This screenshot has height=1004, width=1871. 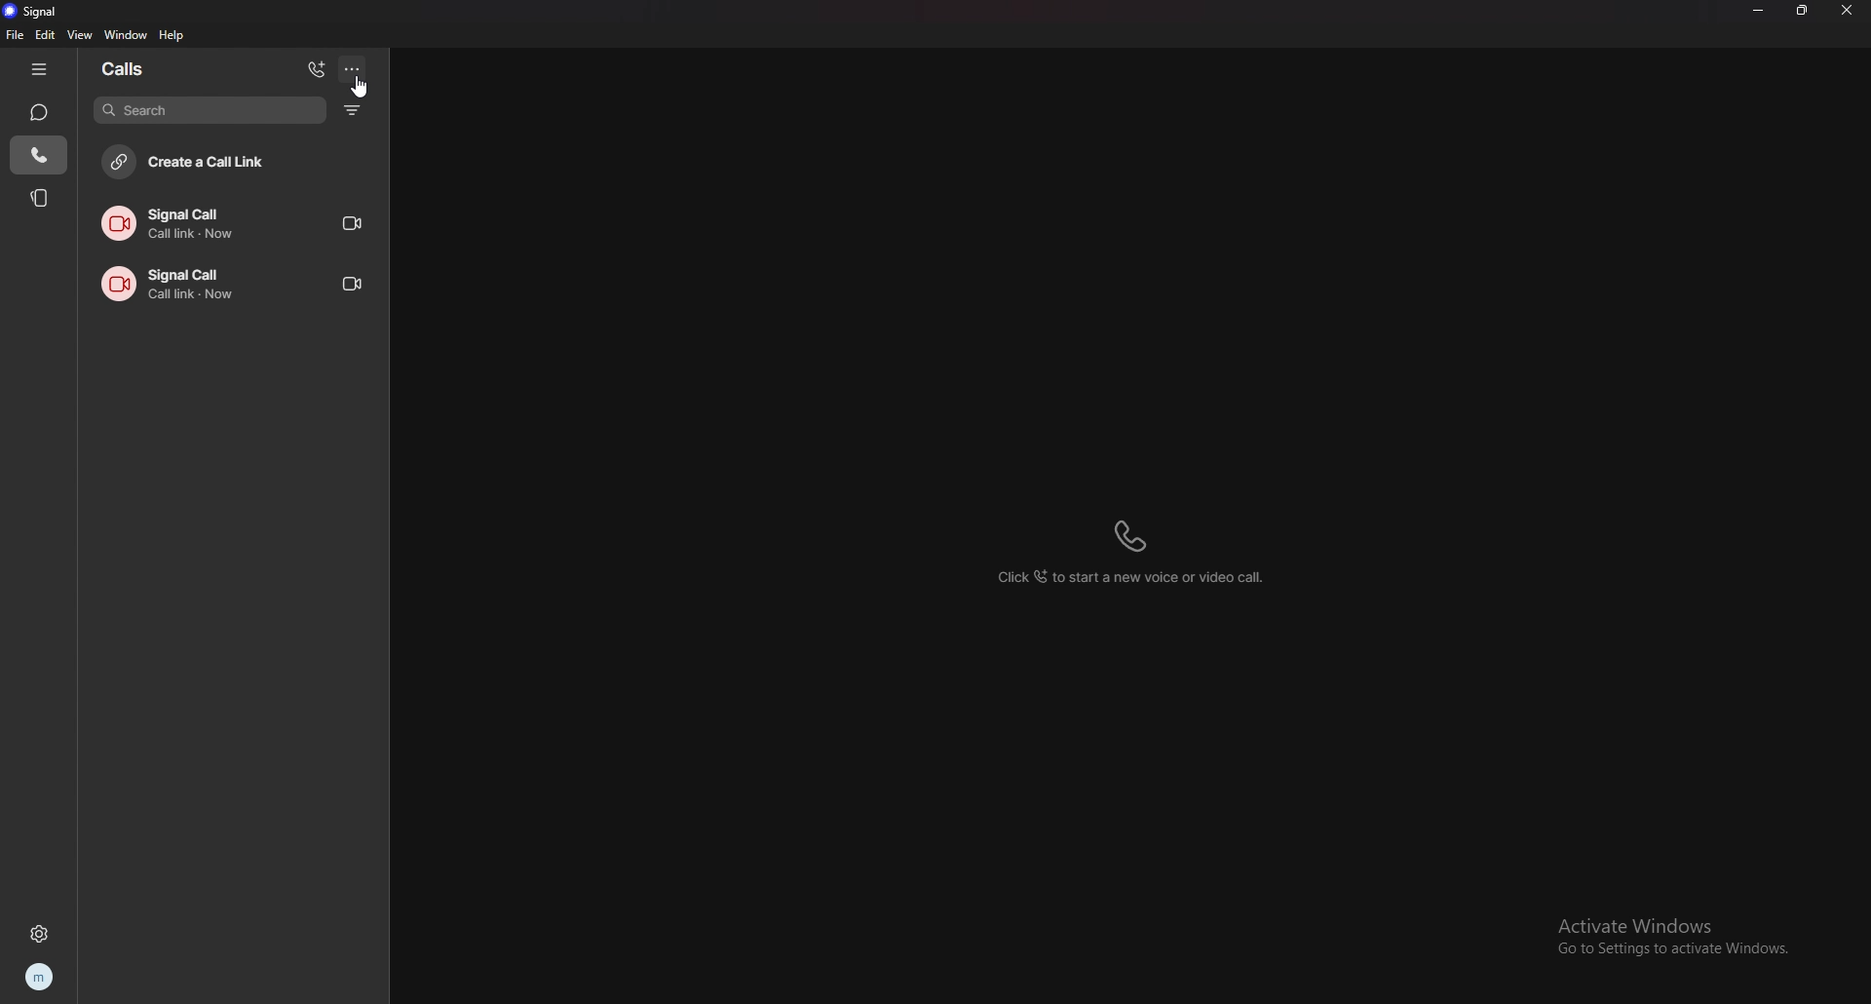 What do you see at coordinates (42, 198) in the screenshot?
I see `stories` at bounding box center [42, 198].